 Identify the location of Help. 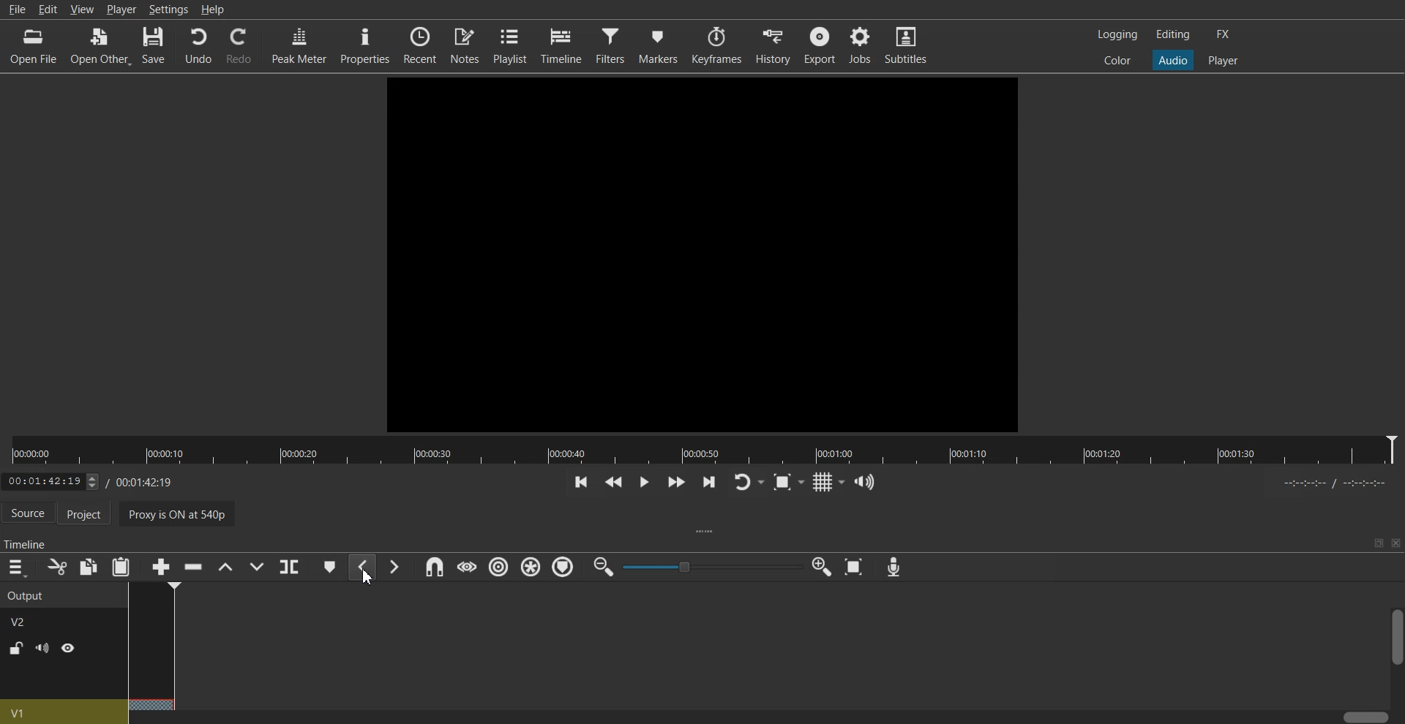
(214, 10).